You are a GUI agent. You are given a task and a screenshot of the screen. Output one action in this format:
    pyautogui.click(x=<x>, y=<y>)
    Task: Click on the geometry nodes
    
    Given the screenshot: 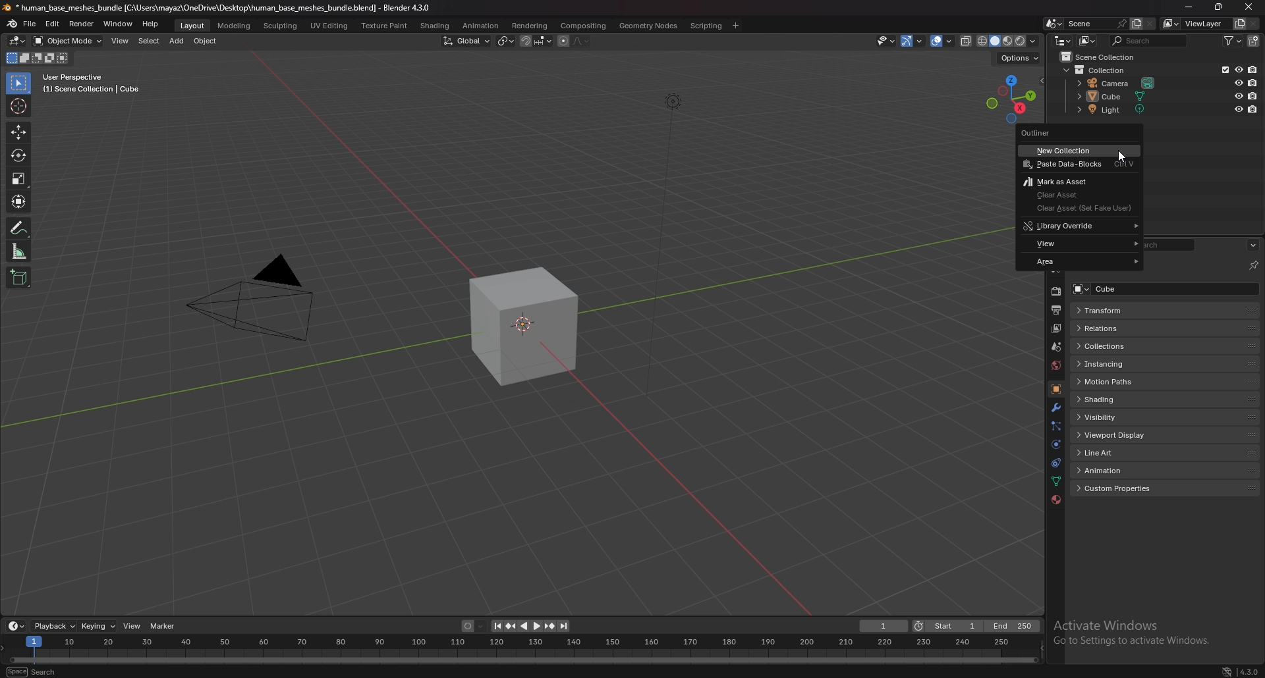 What is the action you would take?
    pyautogui.click(x=648, y=26)
    